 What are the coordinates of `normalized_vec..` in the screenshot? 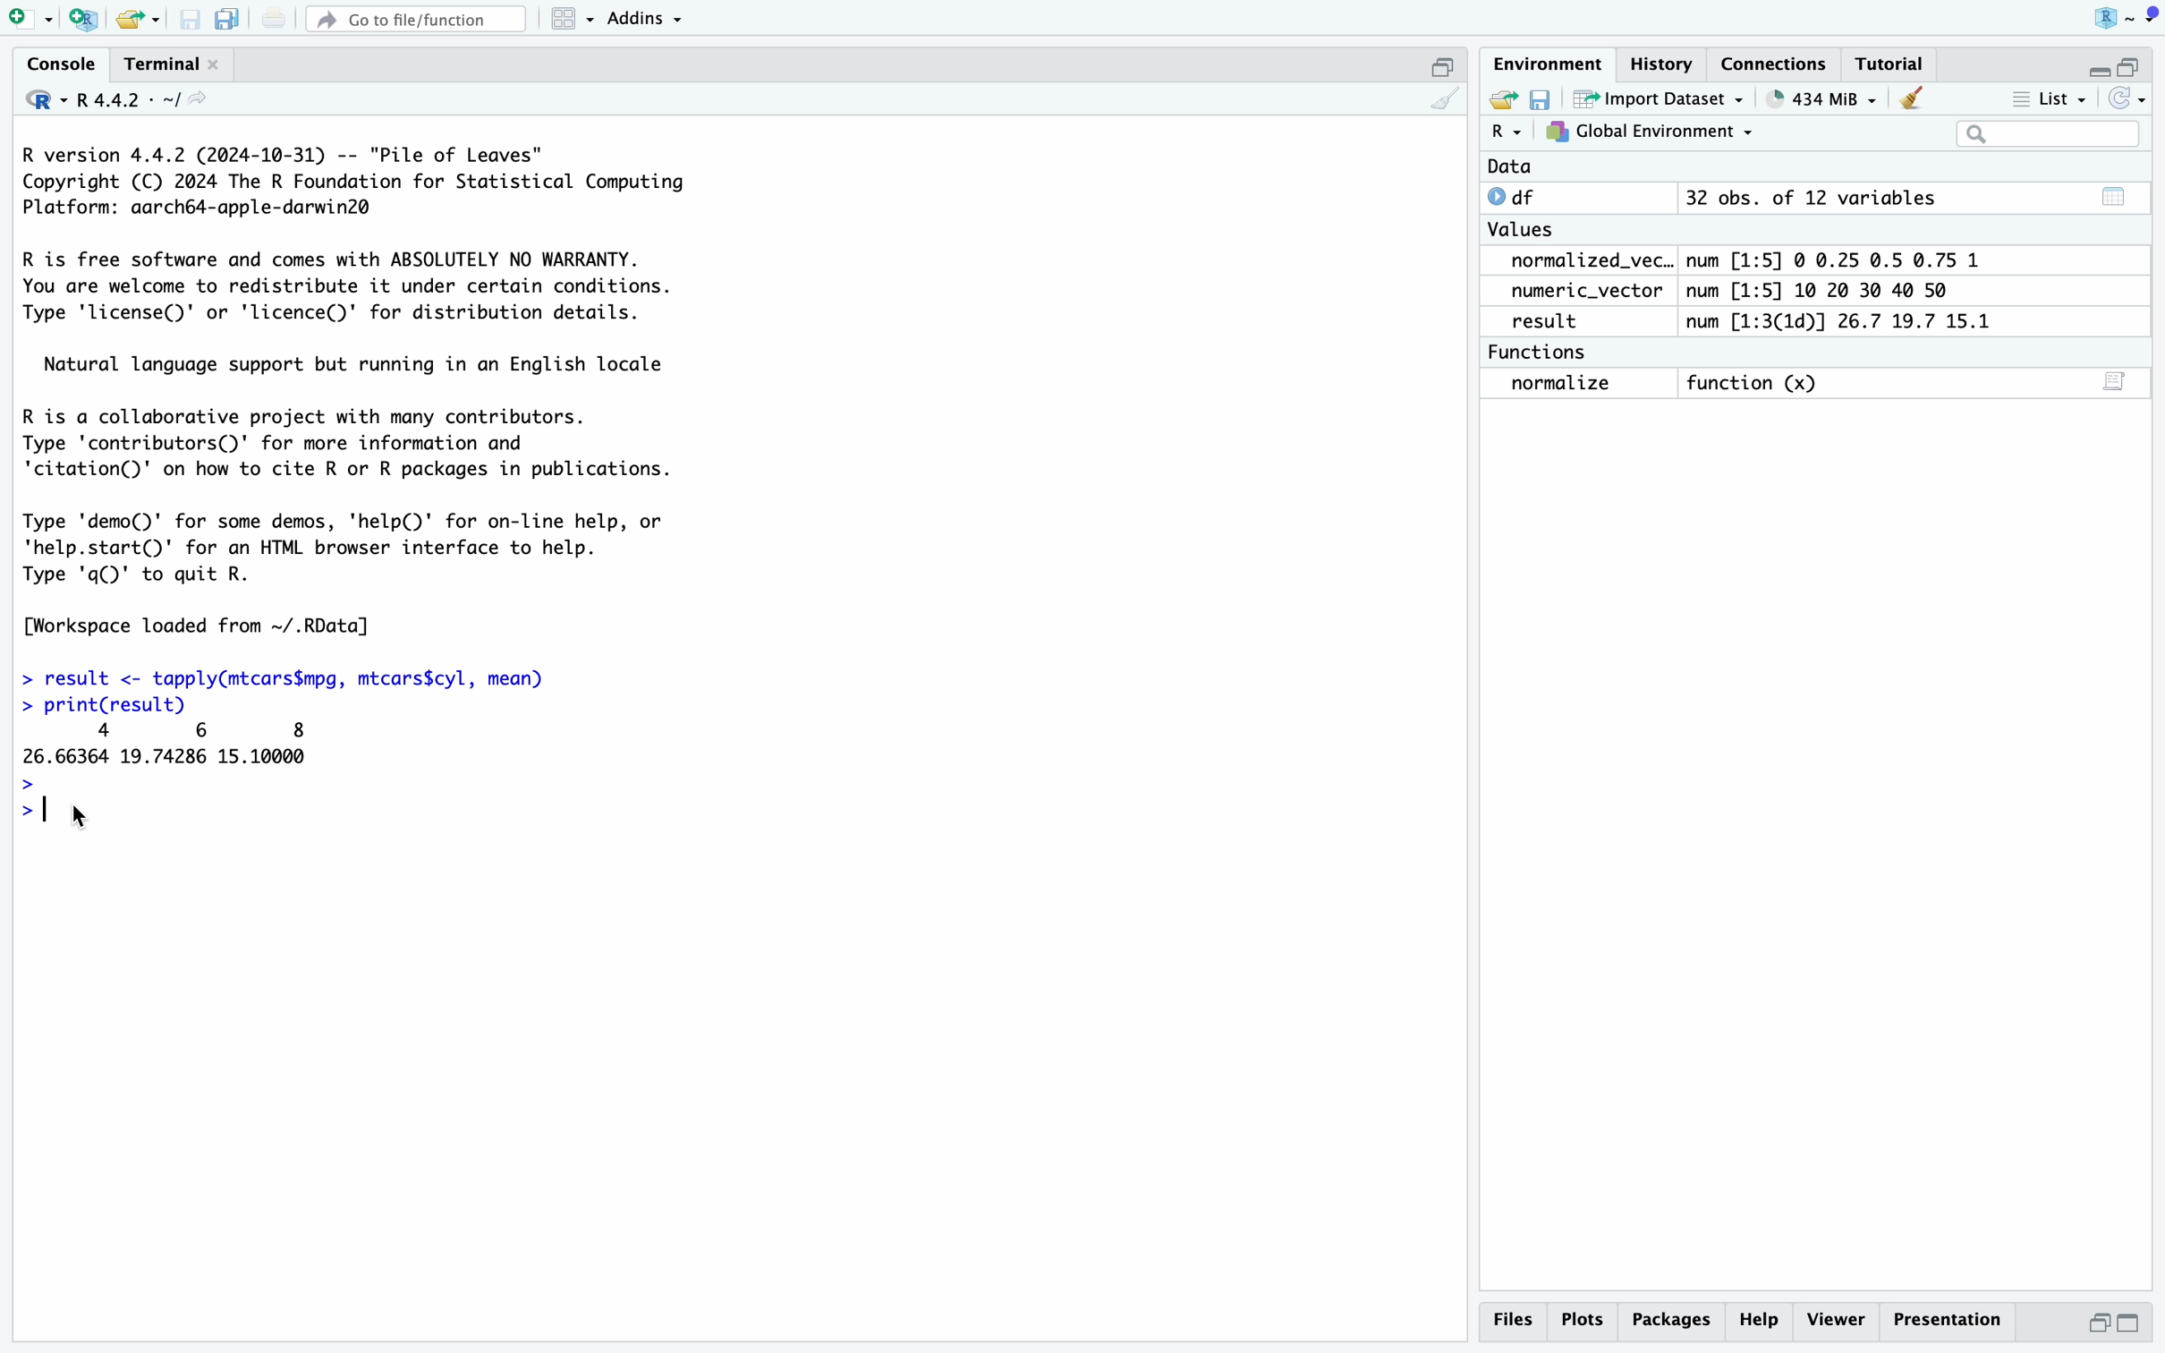 It's located at (1591, 260).